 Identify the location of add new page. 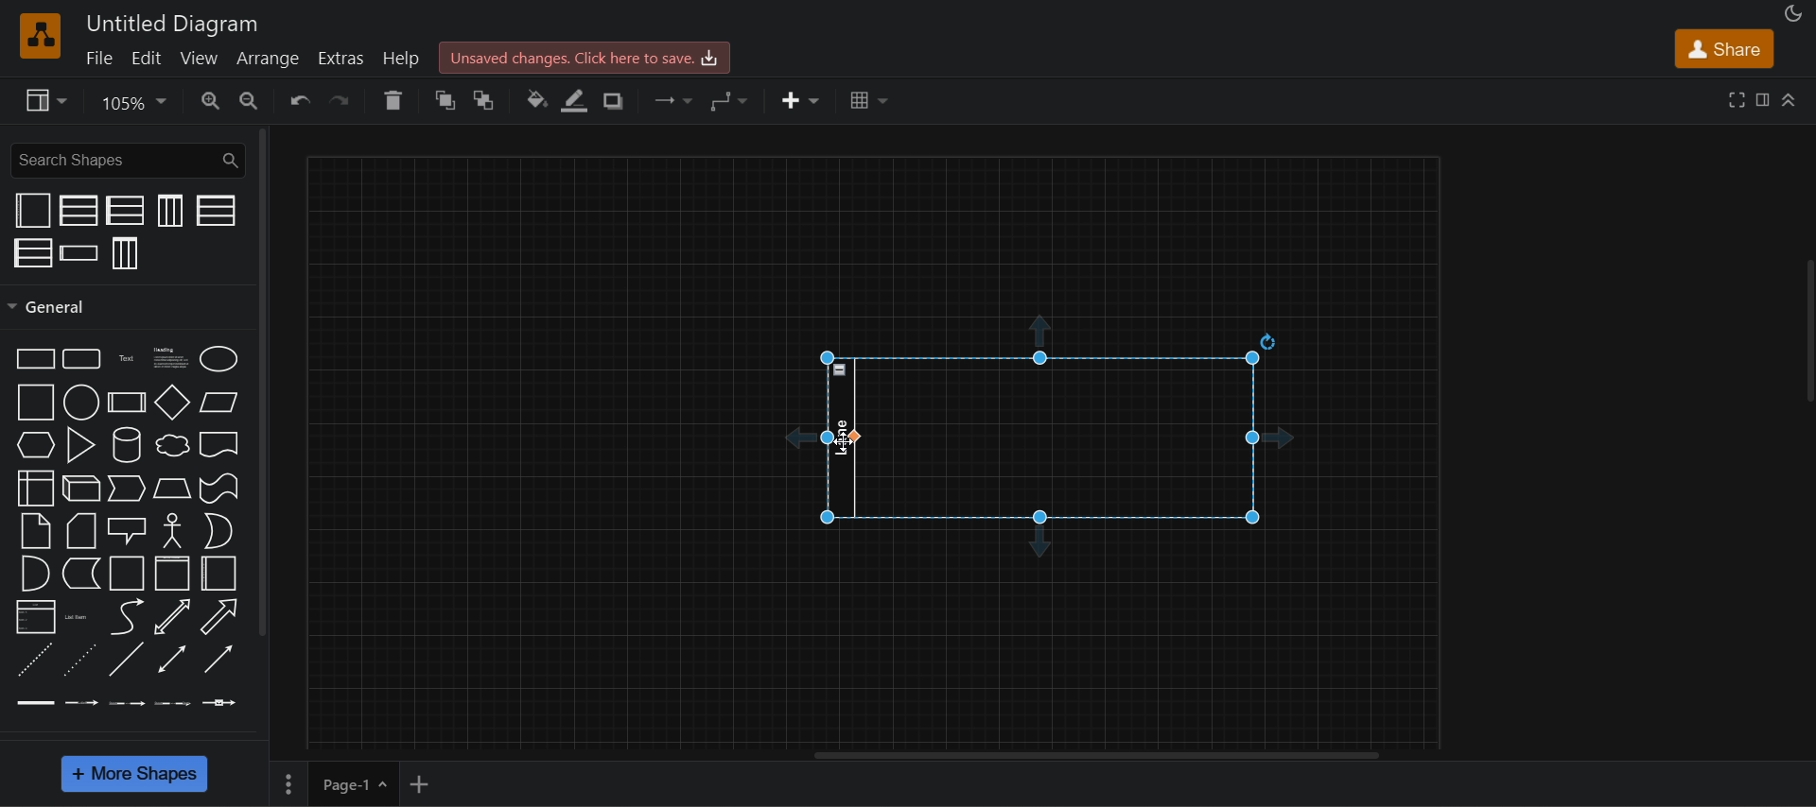
(428, 781).